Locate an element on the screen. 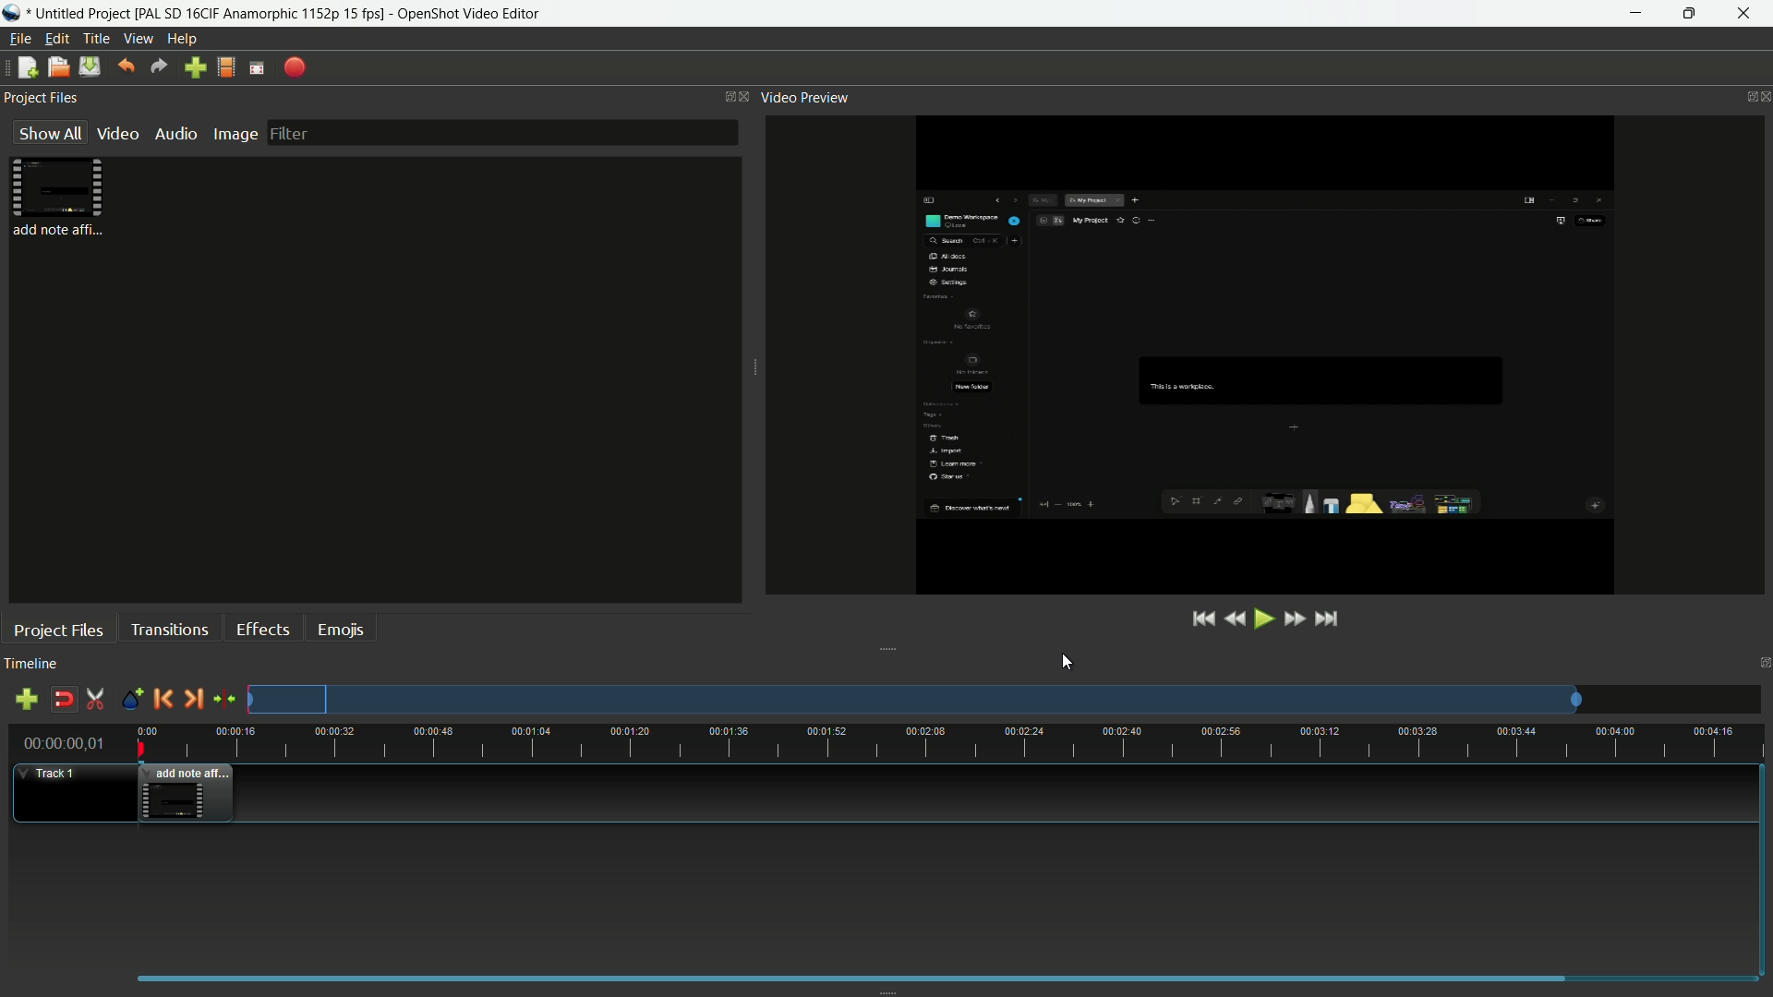  close timeline is located at coordinates (1762, 664).